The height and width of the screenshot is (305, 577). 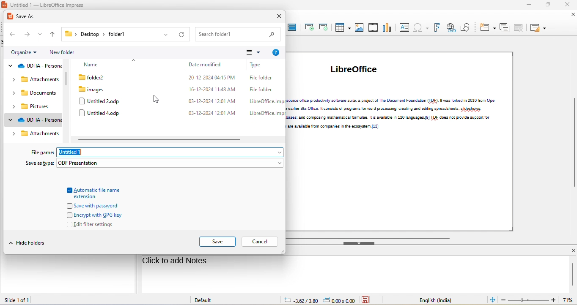 What do you see at coordinates (393, 108) in the screenshot?
I see `i | nOffice.org, an open-sourced version of the earker StarOffice. It consists of programs for word processing: creating and editing spreadsheets. sideshows.` at bounding box center [393, 108].